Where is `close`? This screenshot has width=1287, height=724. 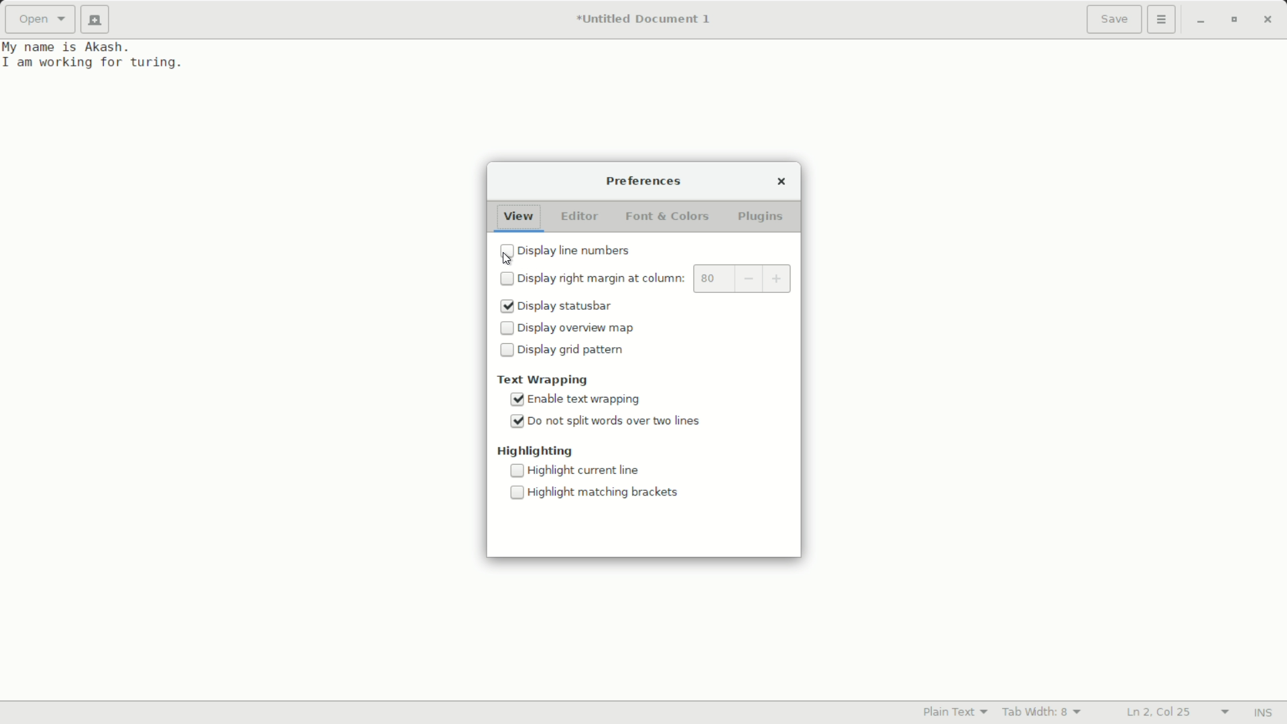 close is located at coordinates (783, 182).